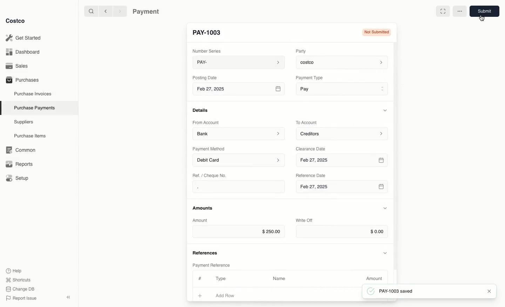 The image size is (505, 307). What do you see at coordinates (22, 80) in the screenshot?
I see `Purchases` at bounding box center [22, 80].